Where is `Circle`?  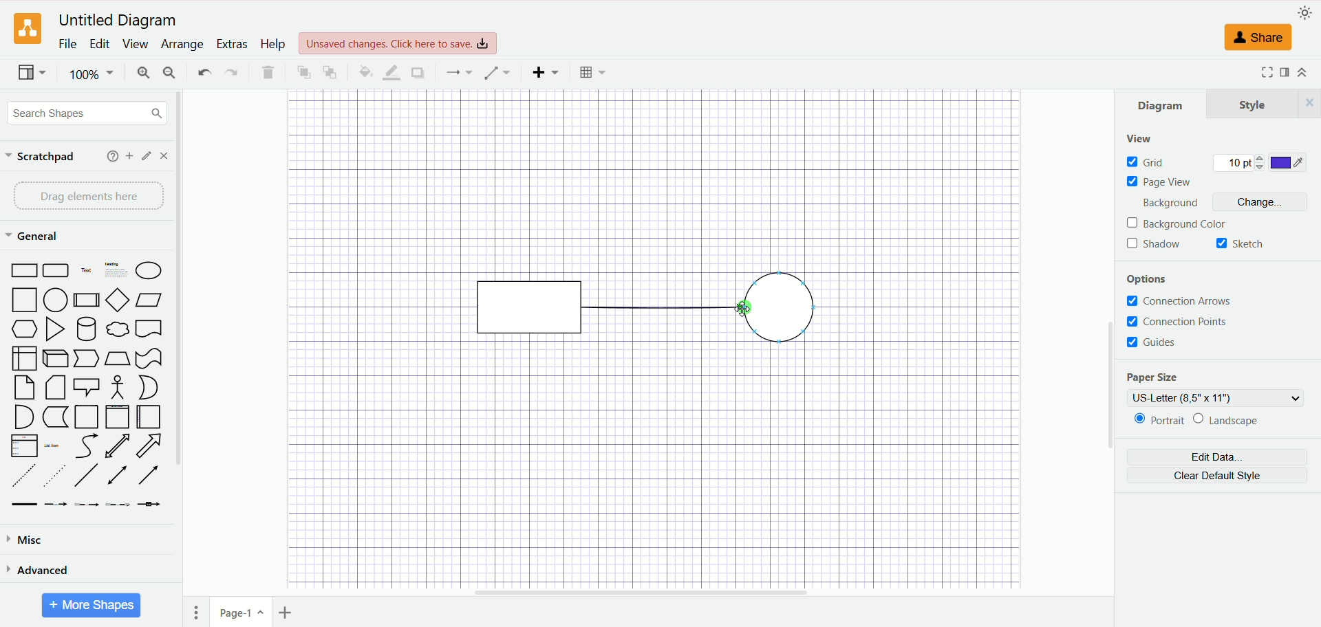
Circle is located at coordinates (58, 300).